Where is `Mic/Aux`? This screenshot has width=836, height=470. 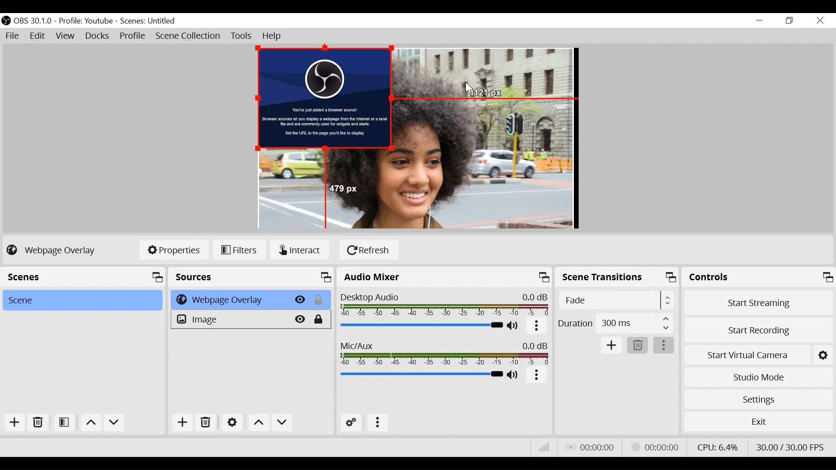
Mic/Aux is located at coordinates (446, 353).